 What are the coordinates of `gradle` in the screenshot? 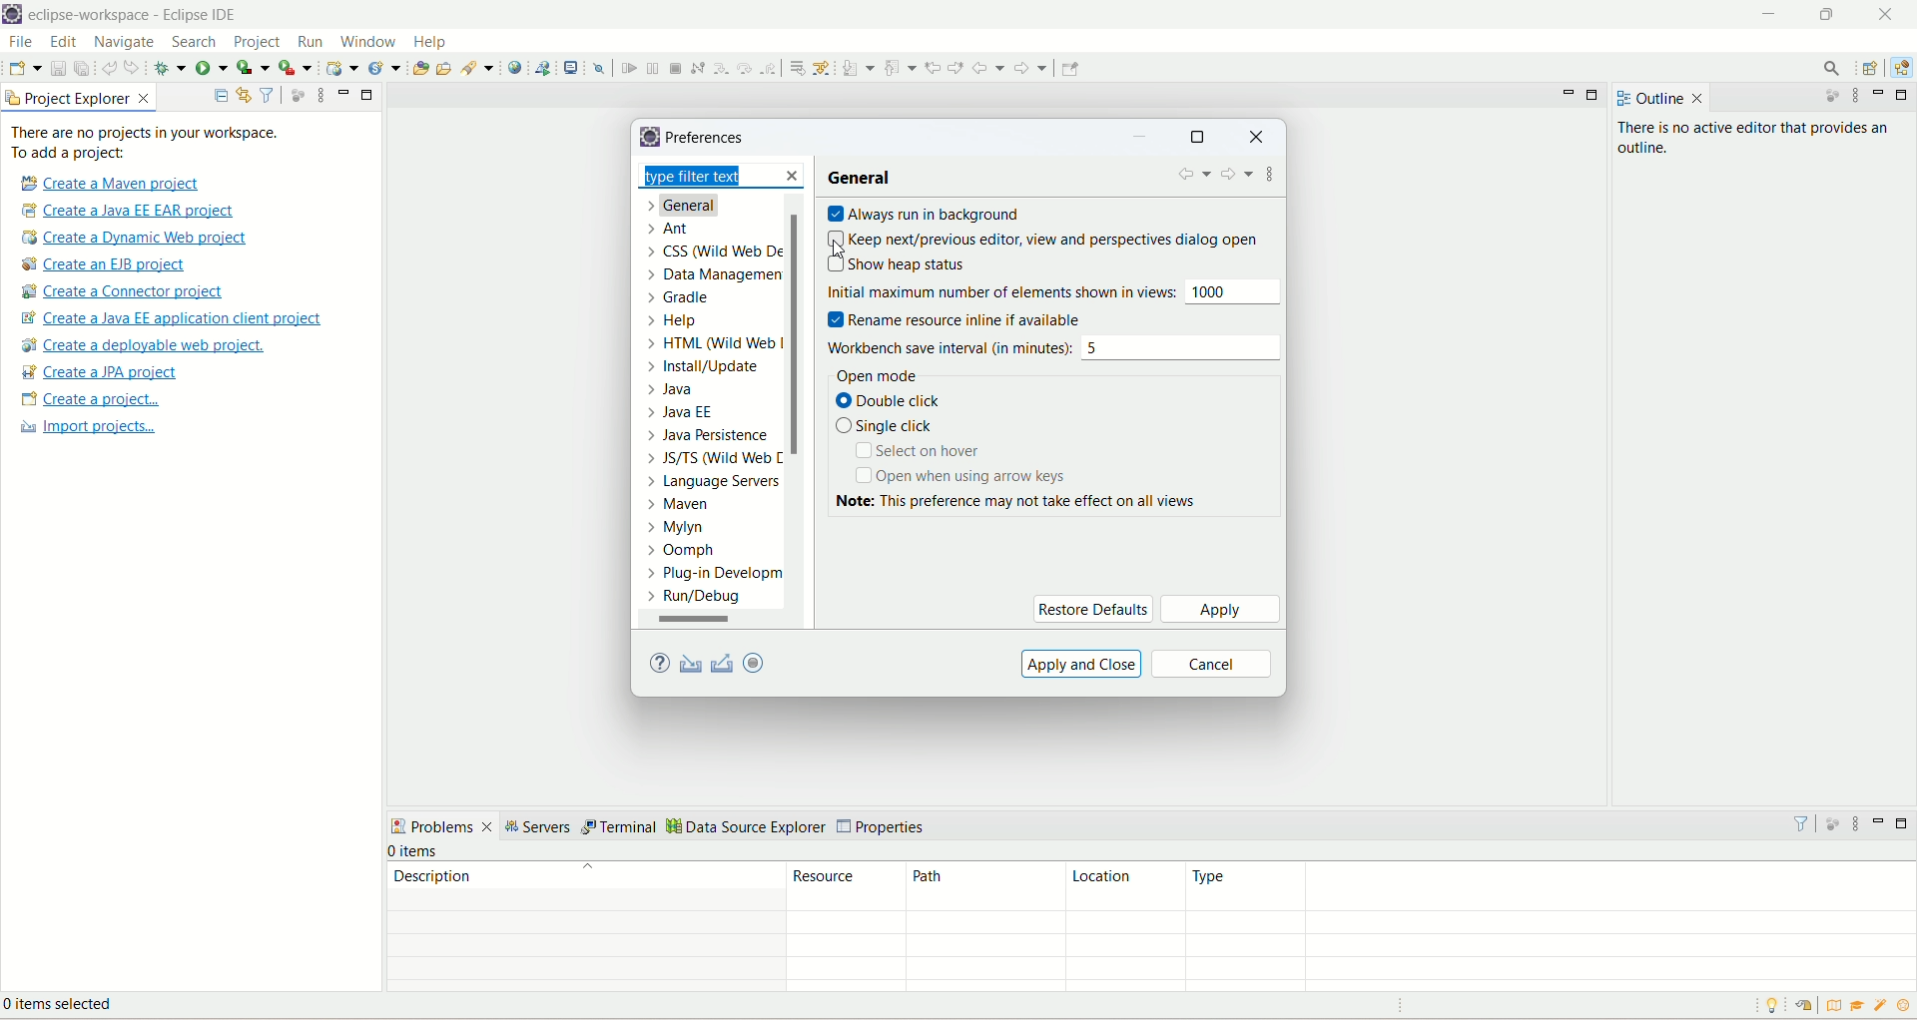 It's located at (685, 300).